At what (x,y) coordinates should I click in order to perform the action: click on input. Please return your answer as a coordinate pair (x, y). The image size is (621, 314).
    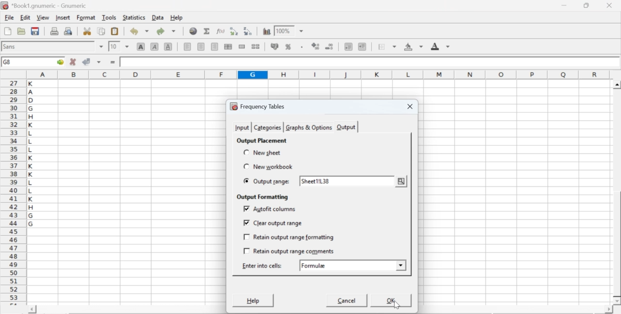
    Looking at the image, I should click on (242, 127).